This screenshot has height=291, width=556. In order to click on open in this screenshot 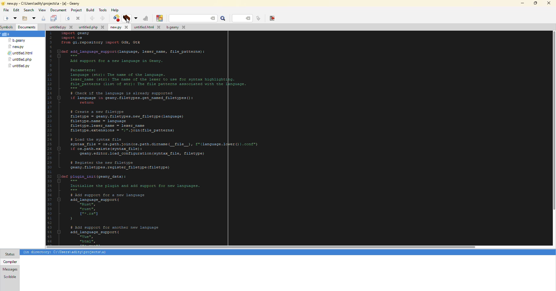, I will do `click(68, 18)`.